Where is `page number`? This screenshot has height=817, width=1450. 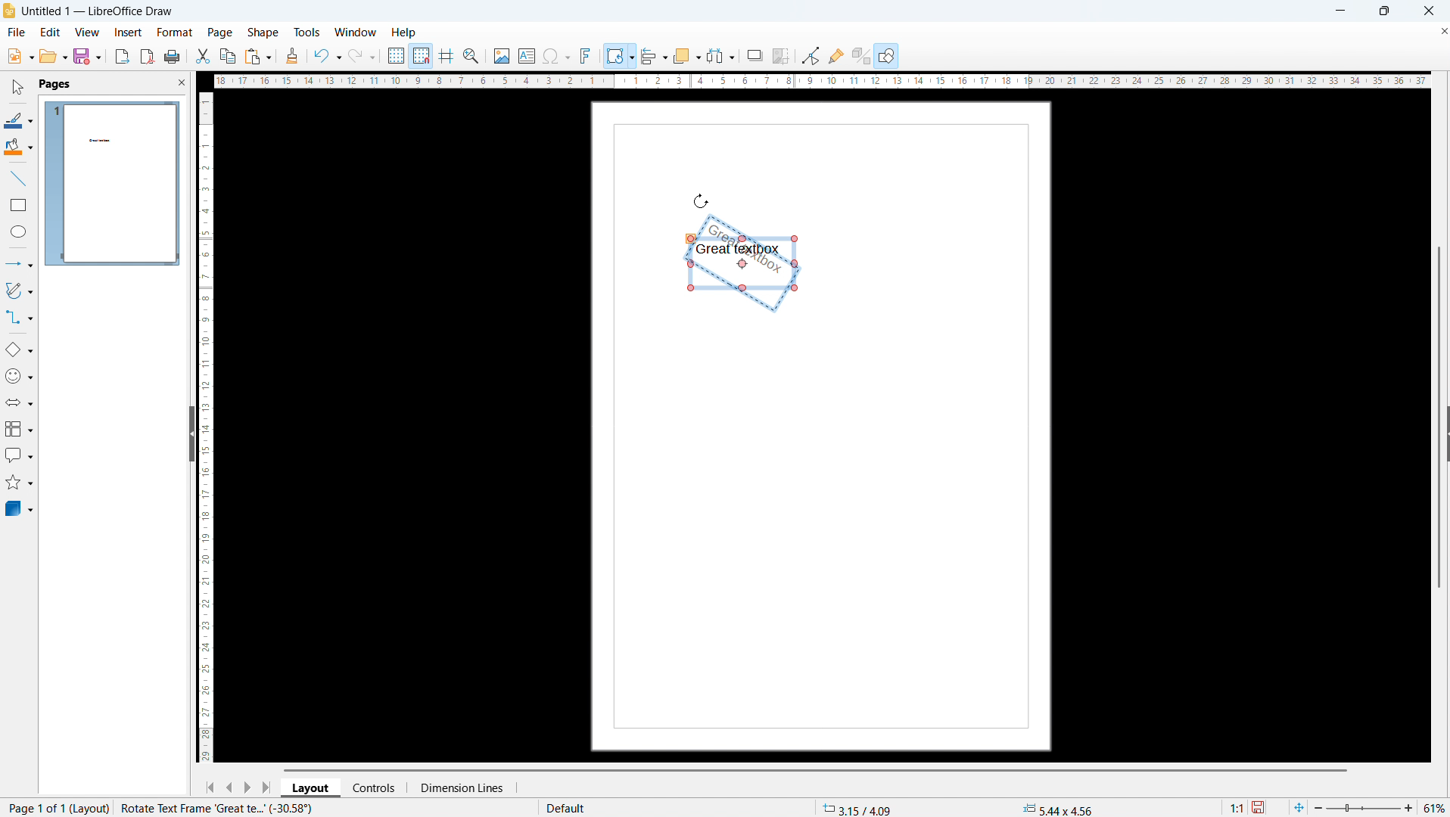 page number is located at coordinates (55, 809).